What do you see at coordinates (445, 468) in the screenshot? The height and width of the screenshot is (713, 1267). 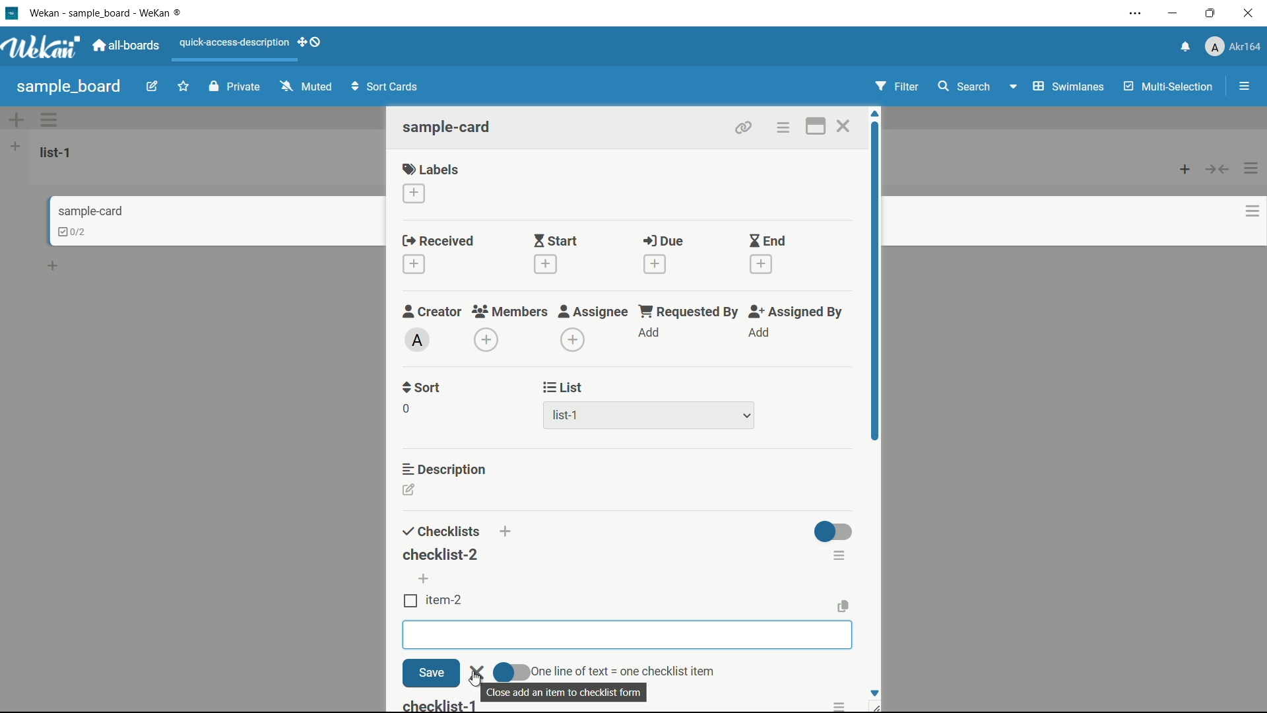 I see `description` at bounding box center [445, 468].